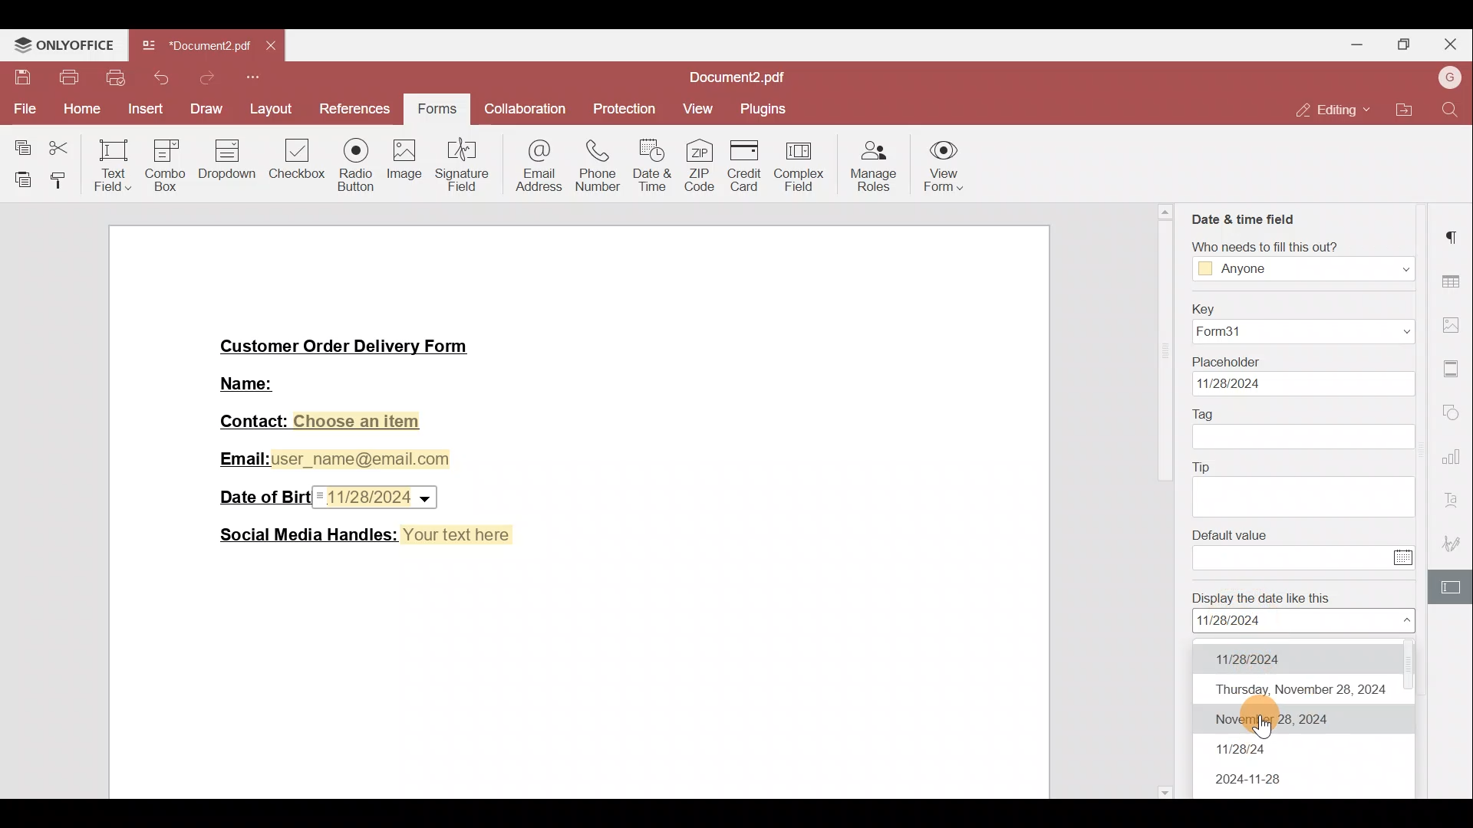 This screenshot has width=1473, height=828. I want to click on scrollbar, so click(1166, 501).